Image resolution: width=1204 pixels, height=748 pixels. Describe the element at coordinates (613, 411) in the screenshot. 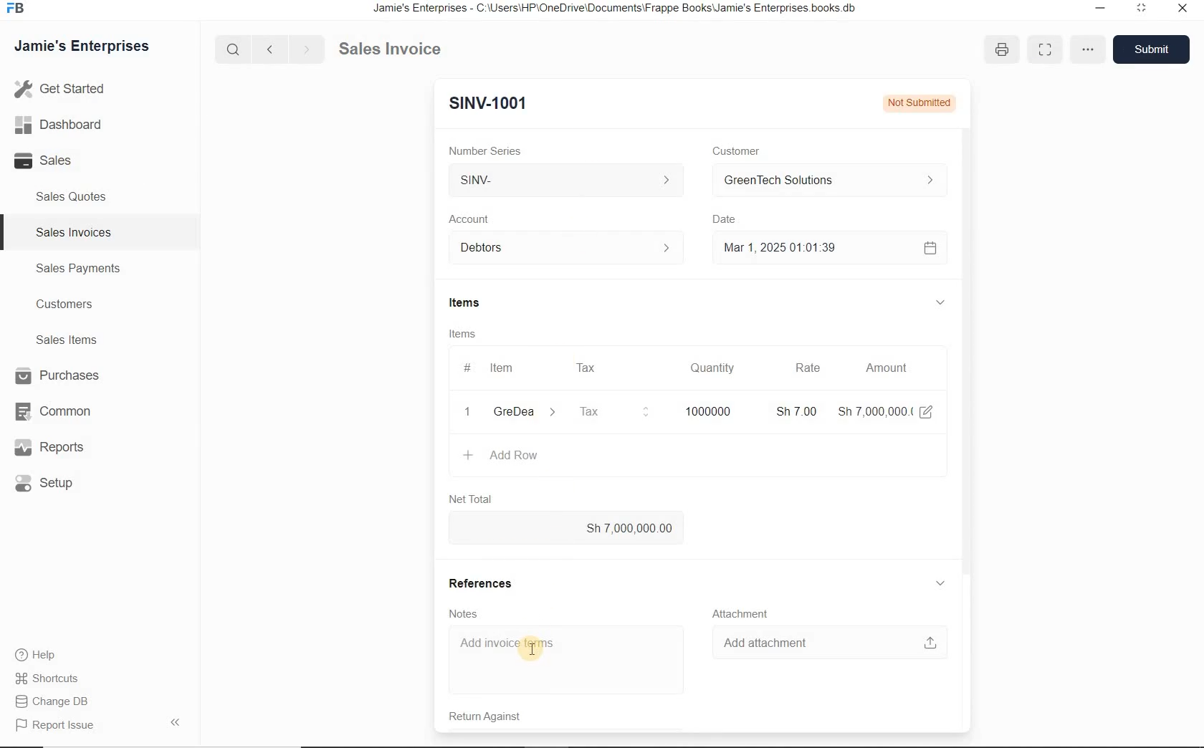

I see `Tax` at that location.